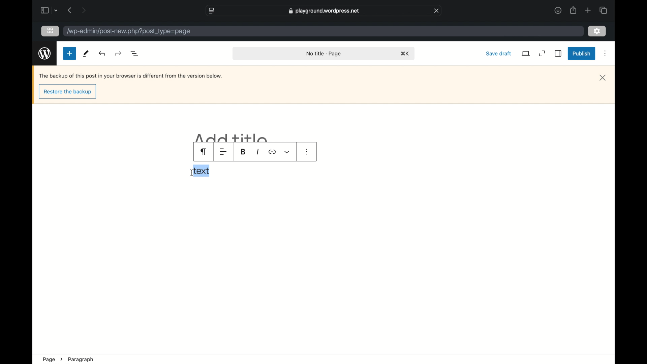  I want to click on restore the backup, so click(67, 92).